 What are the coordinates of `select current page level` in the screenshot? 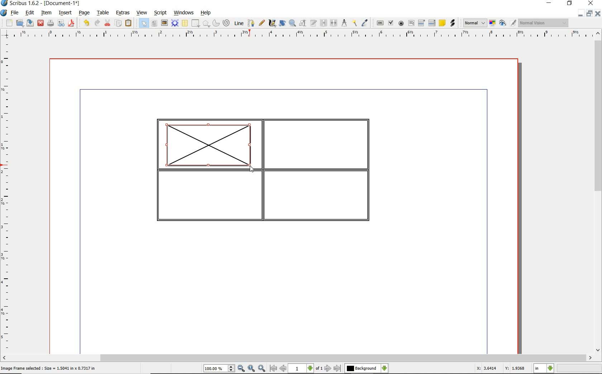 It's located at (306, 368).